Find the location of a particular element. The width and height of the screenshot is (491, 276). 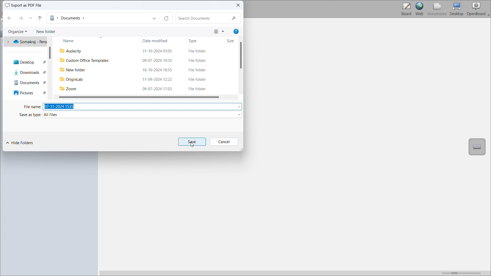

Pointer is located at coordinates (194, 146).